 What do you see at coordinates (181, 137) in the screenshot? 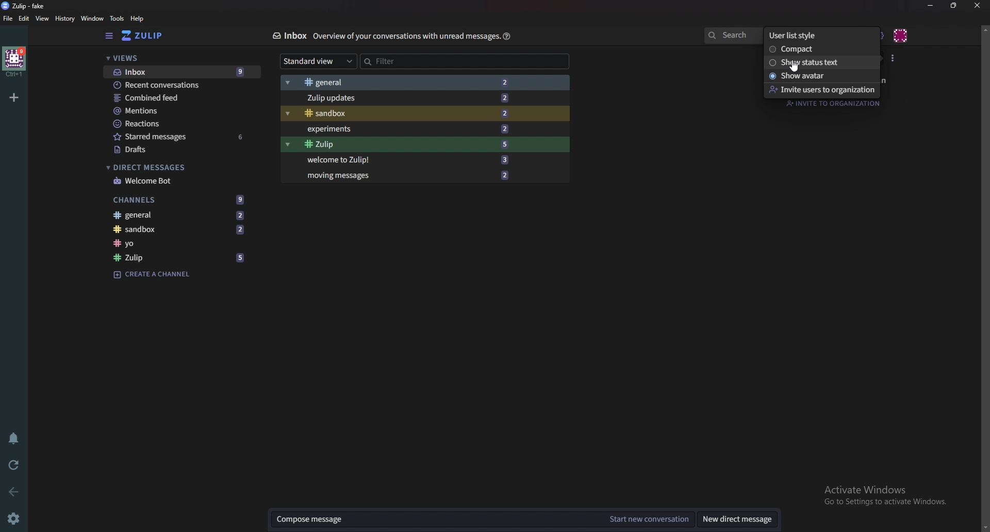
I see `Starred messages` at bounding box center [181, 137].